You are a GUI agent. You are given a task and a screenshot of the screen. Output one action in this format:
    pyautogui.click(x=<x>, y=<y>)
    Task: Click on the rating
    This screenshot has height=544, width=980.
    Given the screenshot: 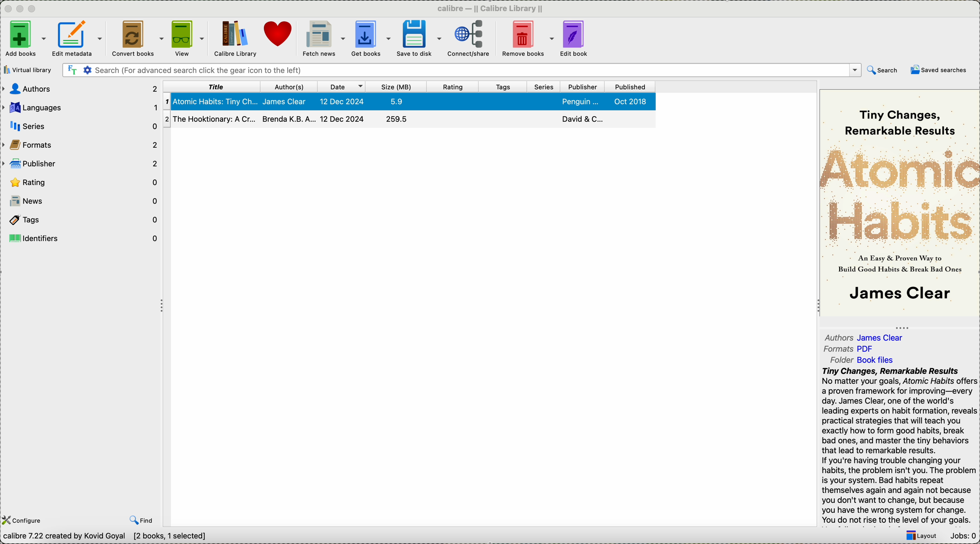 What is the action you would take?
    pyautogui.click(x=79, y=181)
    